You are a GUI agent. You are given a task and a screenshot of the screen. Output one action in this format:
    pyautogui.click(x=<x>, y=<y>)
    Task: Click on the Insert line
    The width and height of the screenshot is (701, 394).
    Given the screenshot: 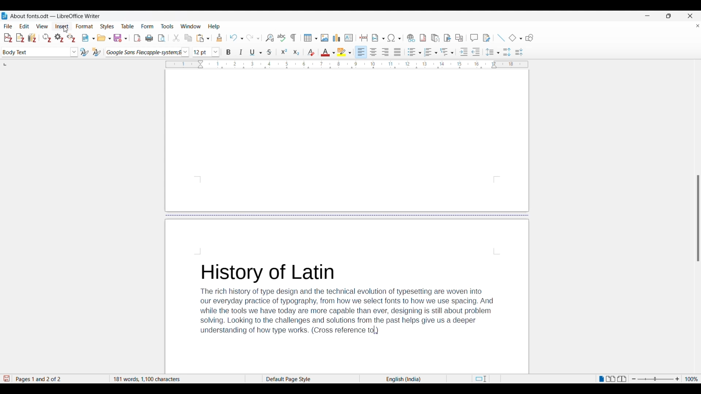 What is the action you would take?
    pyautogui.click(x=501, y=38)
    